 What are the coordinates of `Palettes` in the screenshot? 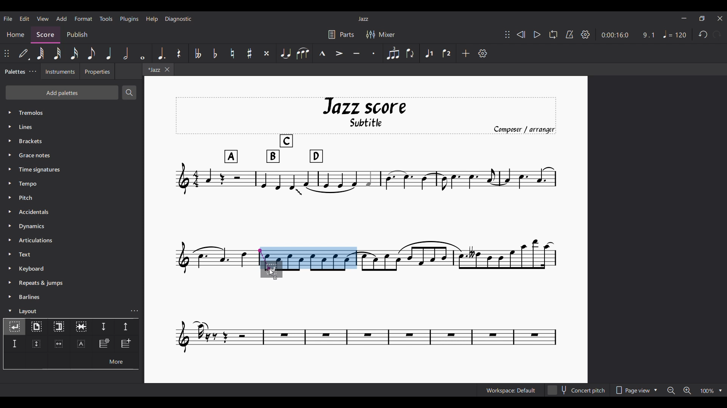 It's located at (14, 72).